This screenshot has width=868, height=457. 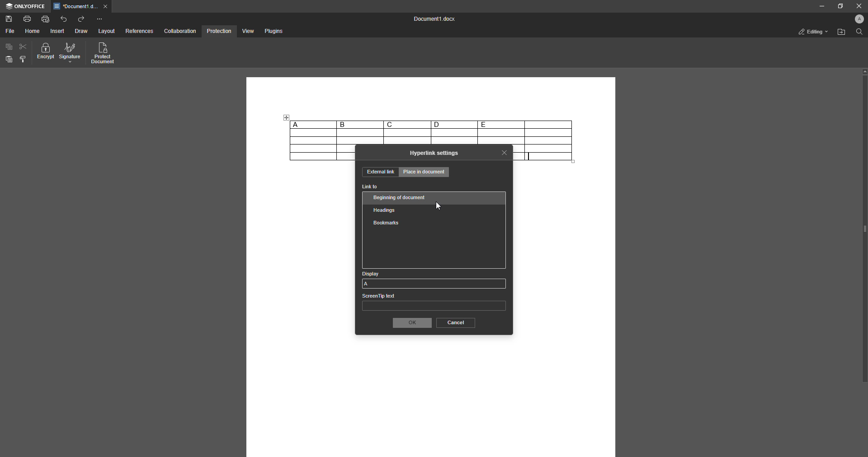 I want to click on Paste, so click(x=9, y=60).